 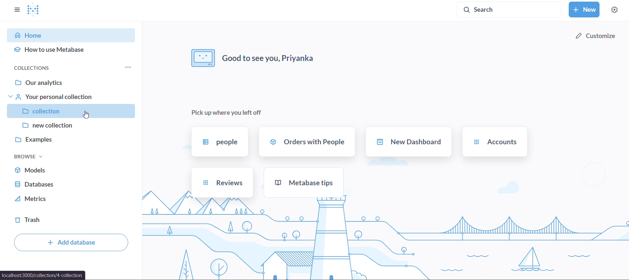 I want to click on settings, so click(x=615, y=9).